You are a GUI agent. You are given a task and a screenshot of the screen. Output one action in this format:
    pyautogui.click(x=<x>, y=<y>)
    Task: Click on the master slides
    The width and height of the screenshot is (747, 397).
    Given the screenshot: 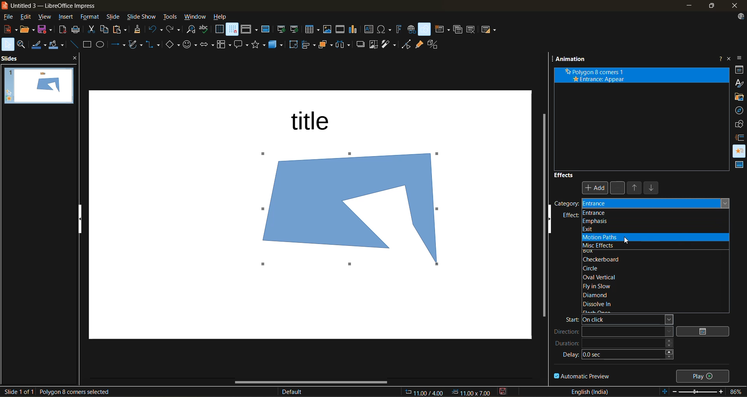 What is the action you would take?
    pyautogui.click(x=739, y=167)
    